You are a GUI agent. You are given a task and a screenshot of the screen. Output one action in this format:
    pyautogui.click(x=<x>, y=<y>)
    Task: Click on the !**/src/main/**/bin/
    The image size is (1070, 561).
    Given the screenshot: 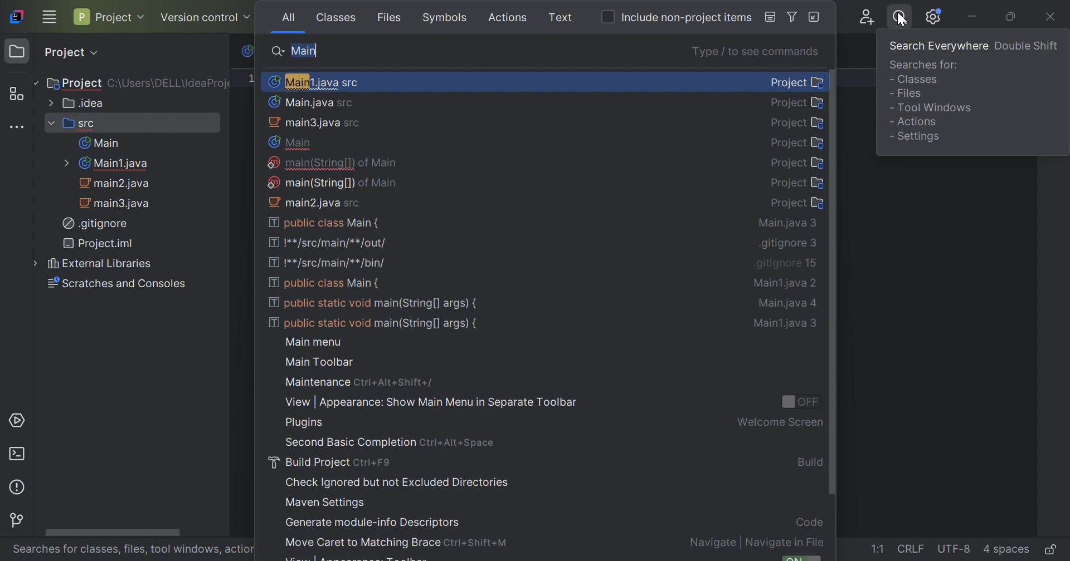 What is the action you would take?
    pyautogui.click(x=330, y=264)
    